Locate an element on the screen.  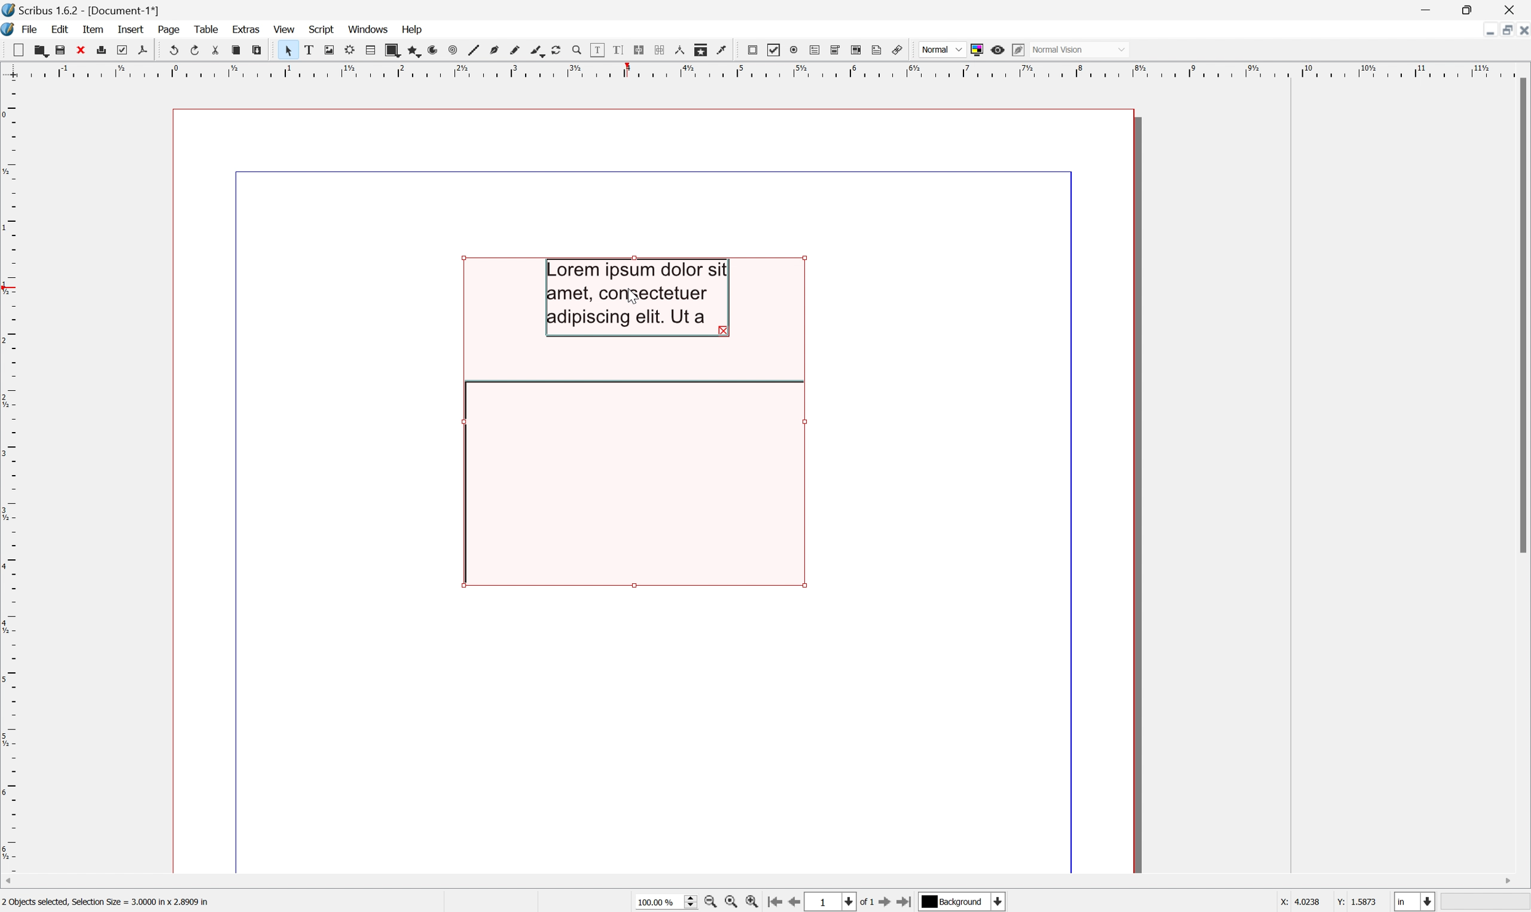
Preflight verifier is located at coordinates (122, 51).